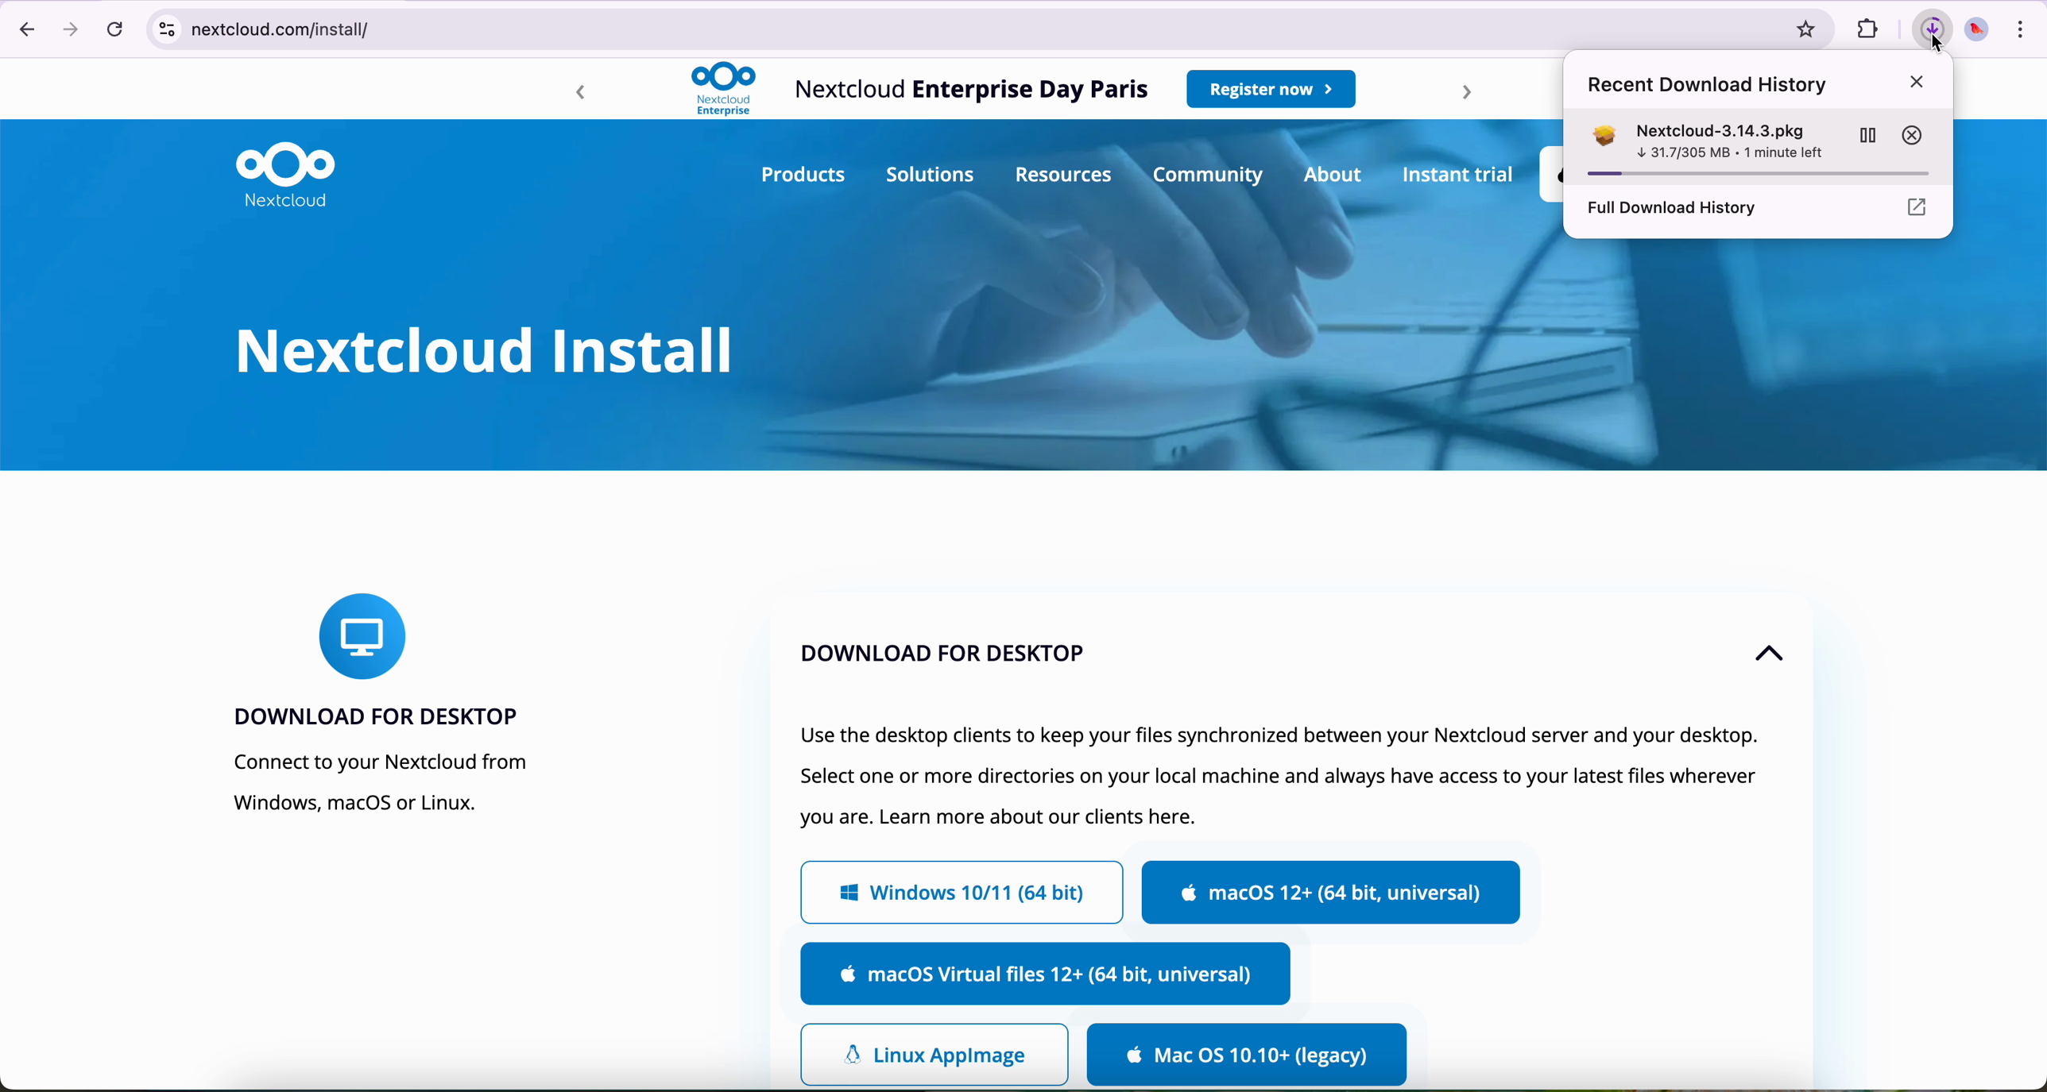  Describe the element at coordinates (1933, 26) in the screenshot. I see `cursor` at that location.